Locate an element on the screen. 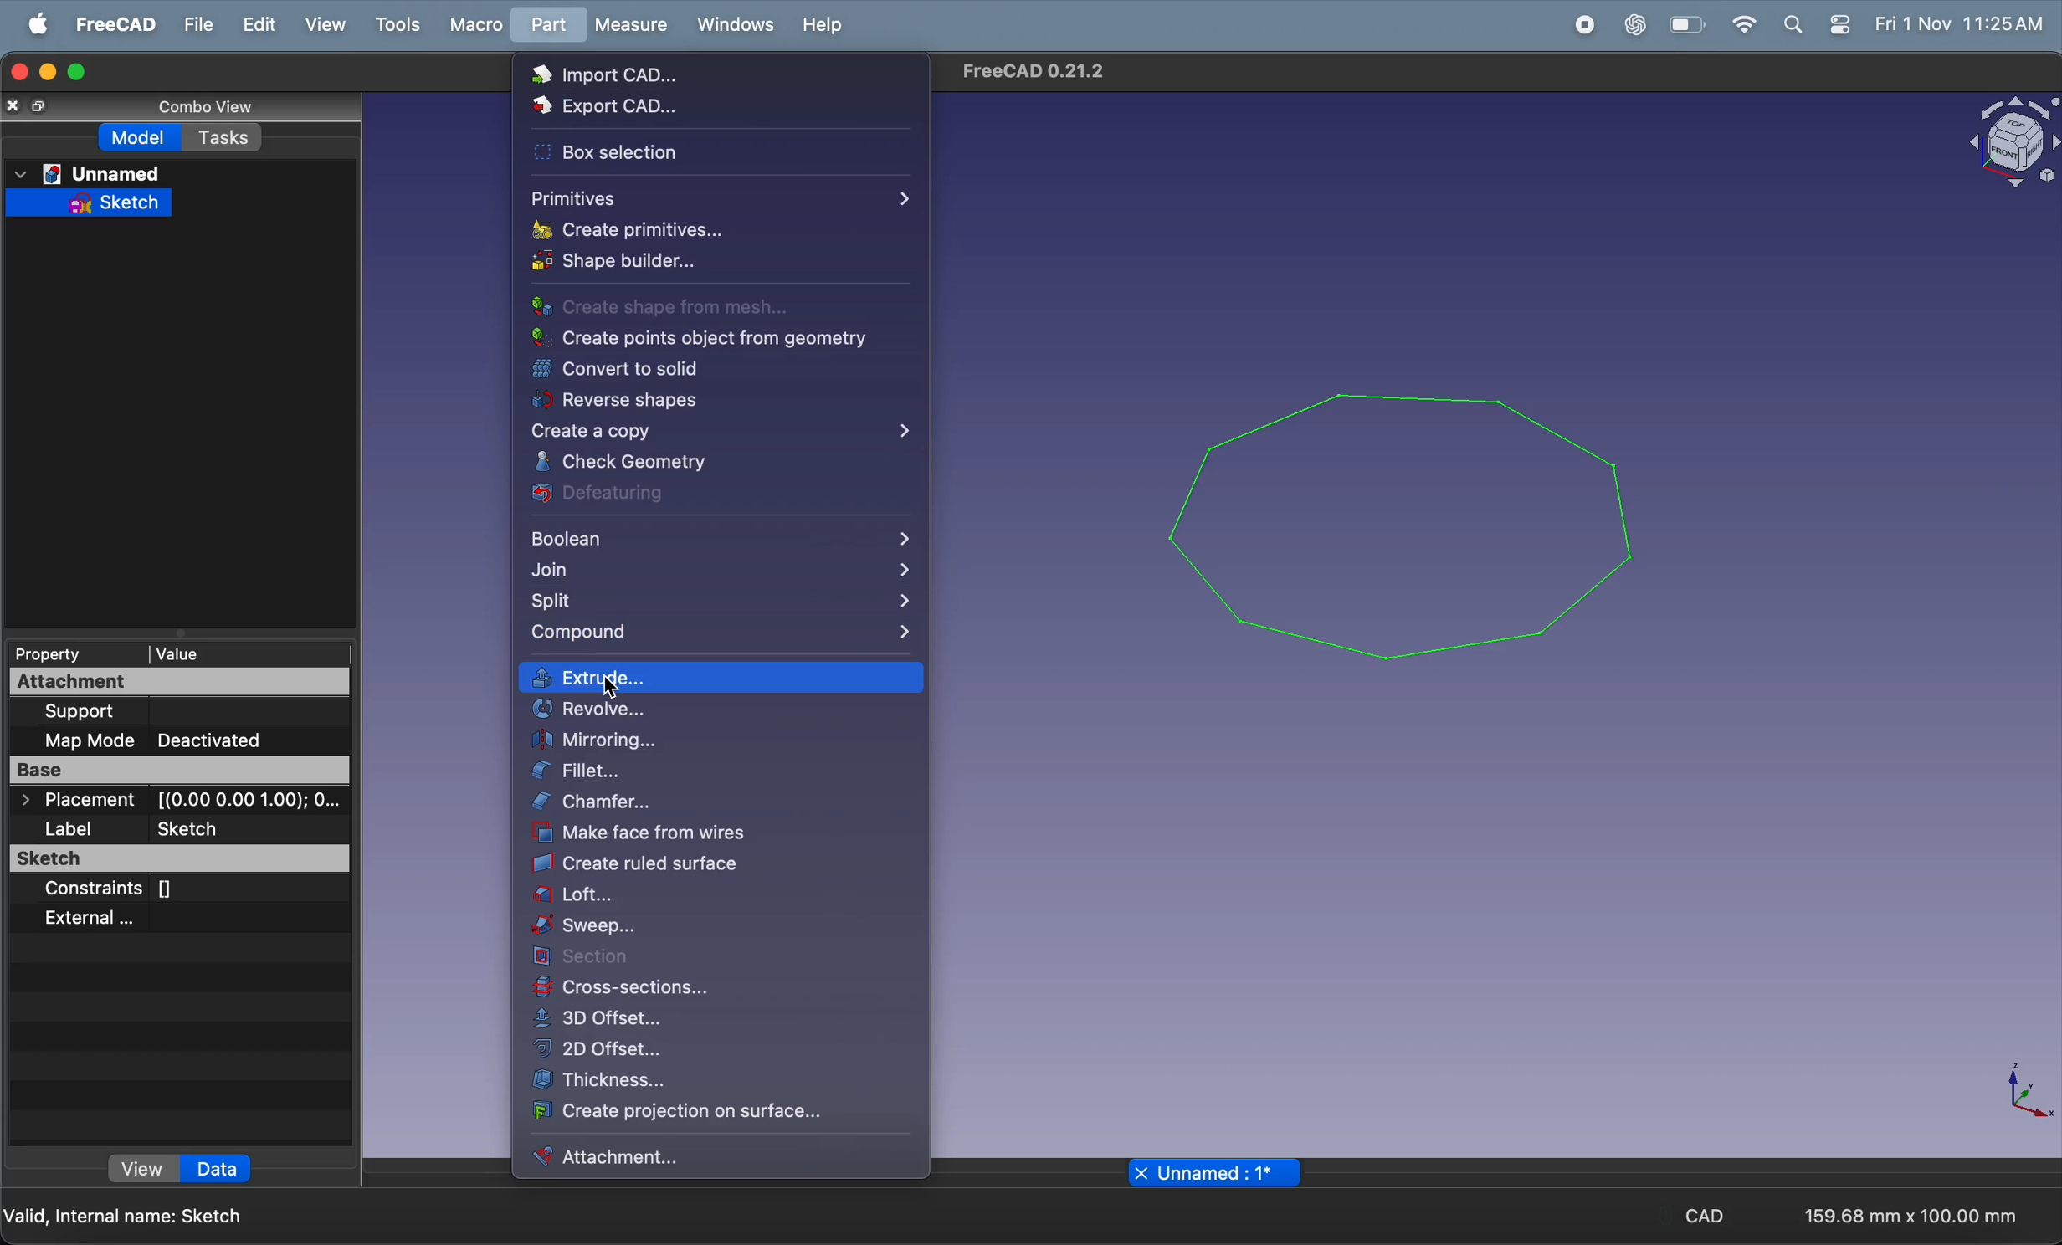  create point object from geometry is located at coordinates (700, 341).